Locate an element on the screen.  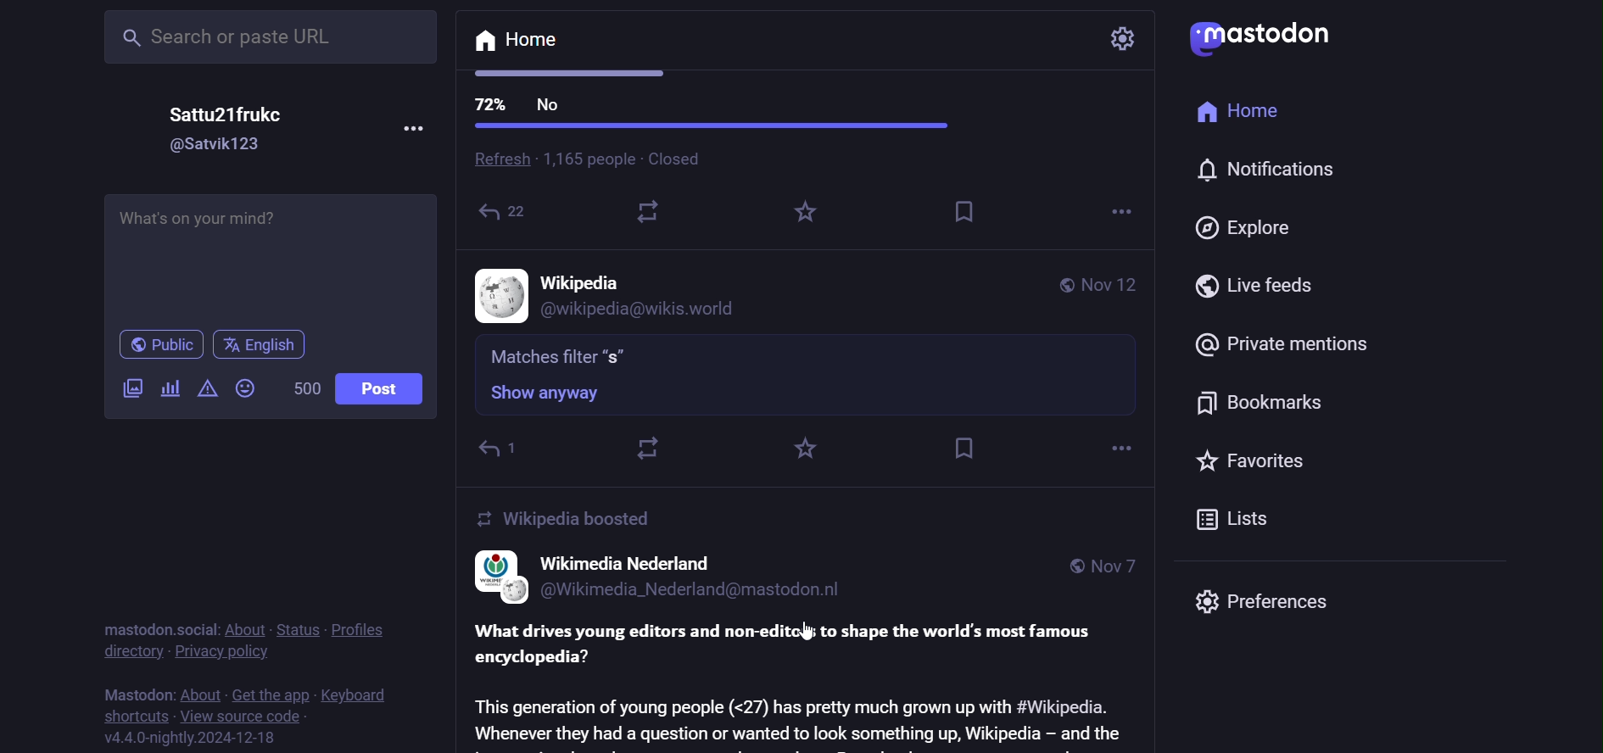
highlight is located at coordinates (804, 448).